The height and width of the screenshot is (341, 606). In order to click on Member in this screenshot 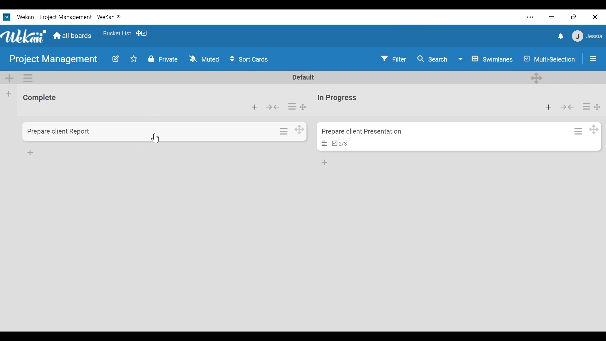, I will do `click(587, 37)`.